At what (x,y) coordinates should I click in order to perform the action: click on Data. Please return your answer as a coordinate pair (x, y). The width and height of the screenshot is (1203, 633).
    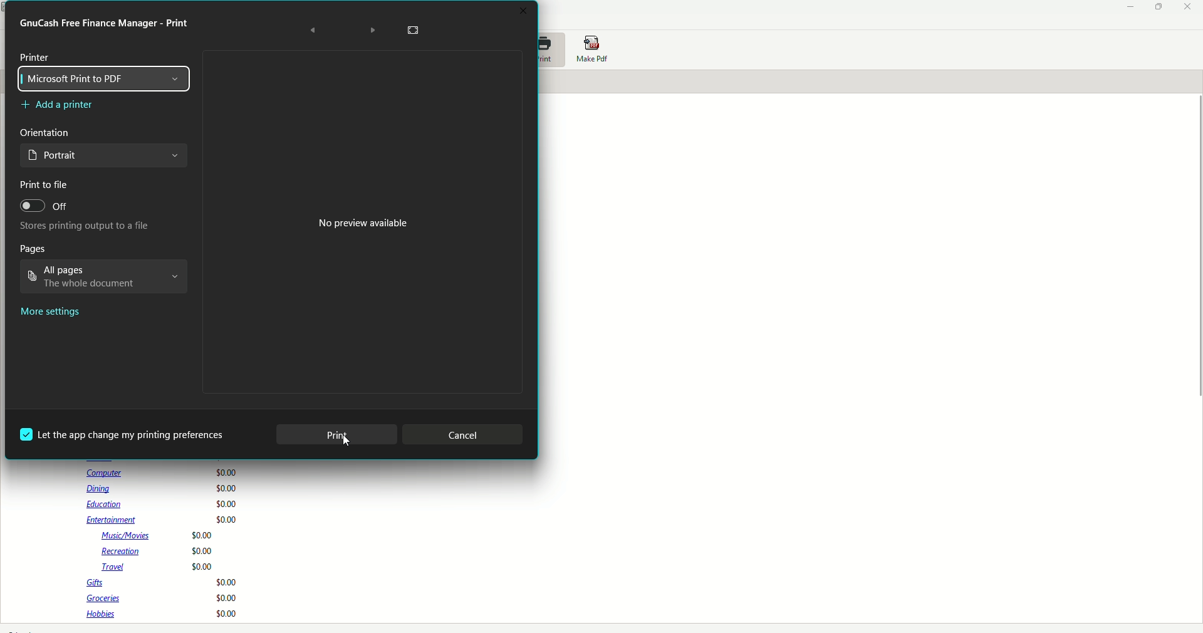
    Looking at the image, I should click on (165, 543).